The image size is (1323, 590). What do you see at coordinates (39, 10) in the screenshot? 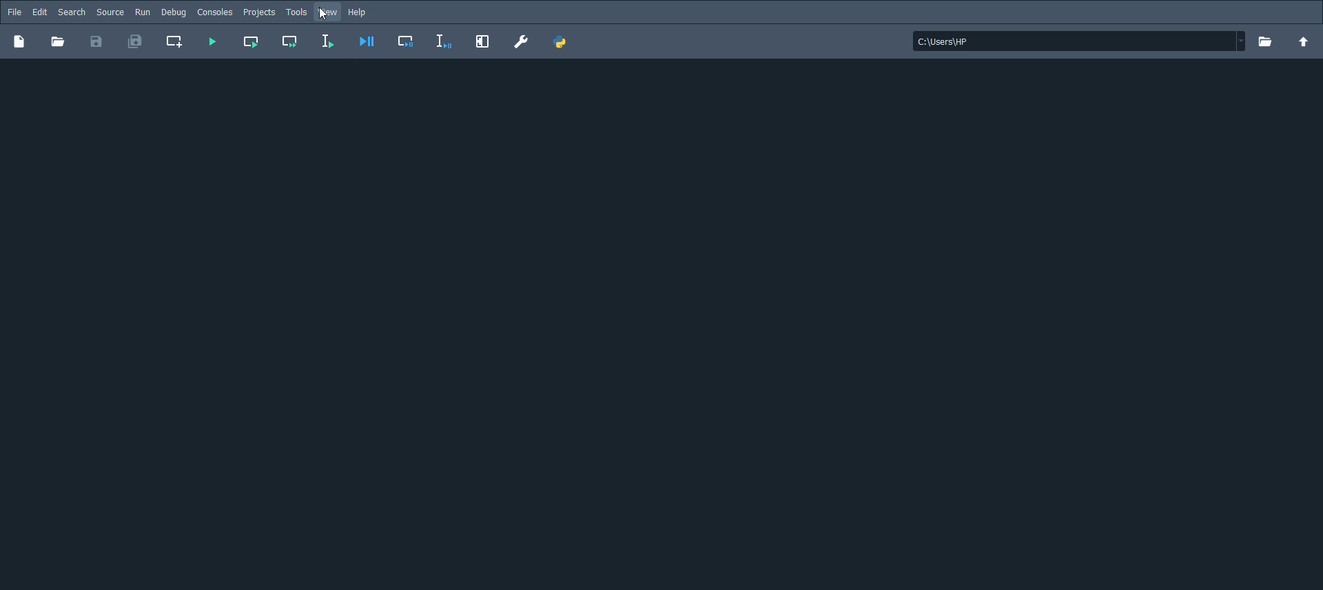
I see `Edit` at bounding box center [39, 10].